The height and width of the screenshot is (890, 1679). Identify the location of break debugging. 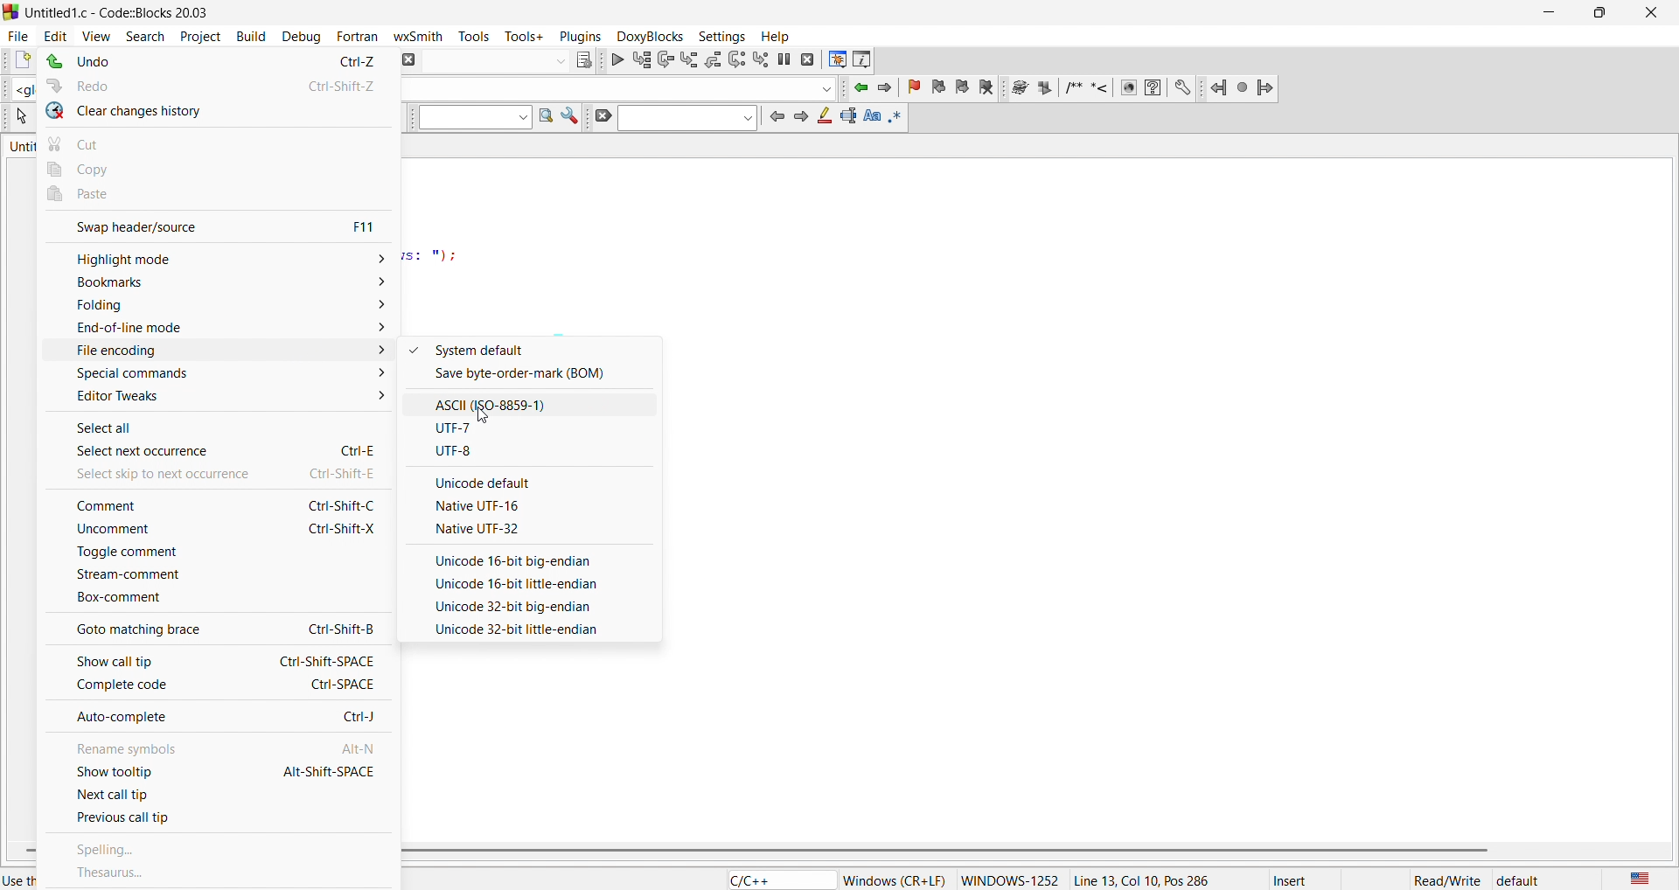
(784, 58).